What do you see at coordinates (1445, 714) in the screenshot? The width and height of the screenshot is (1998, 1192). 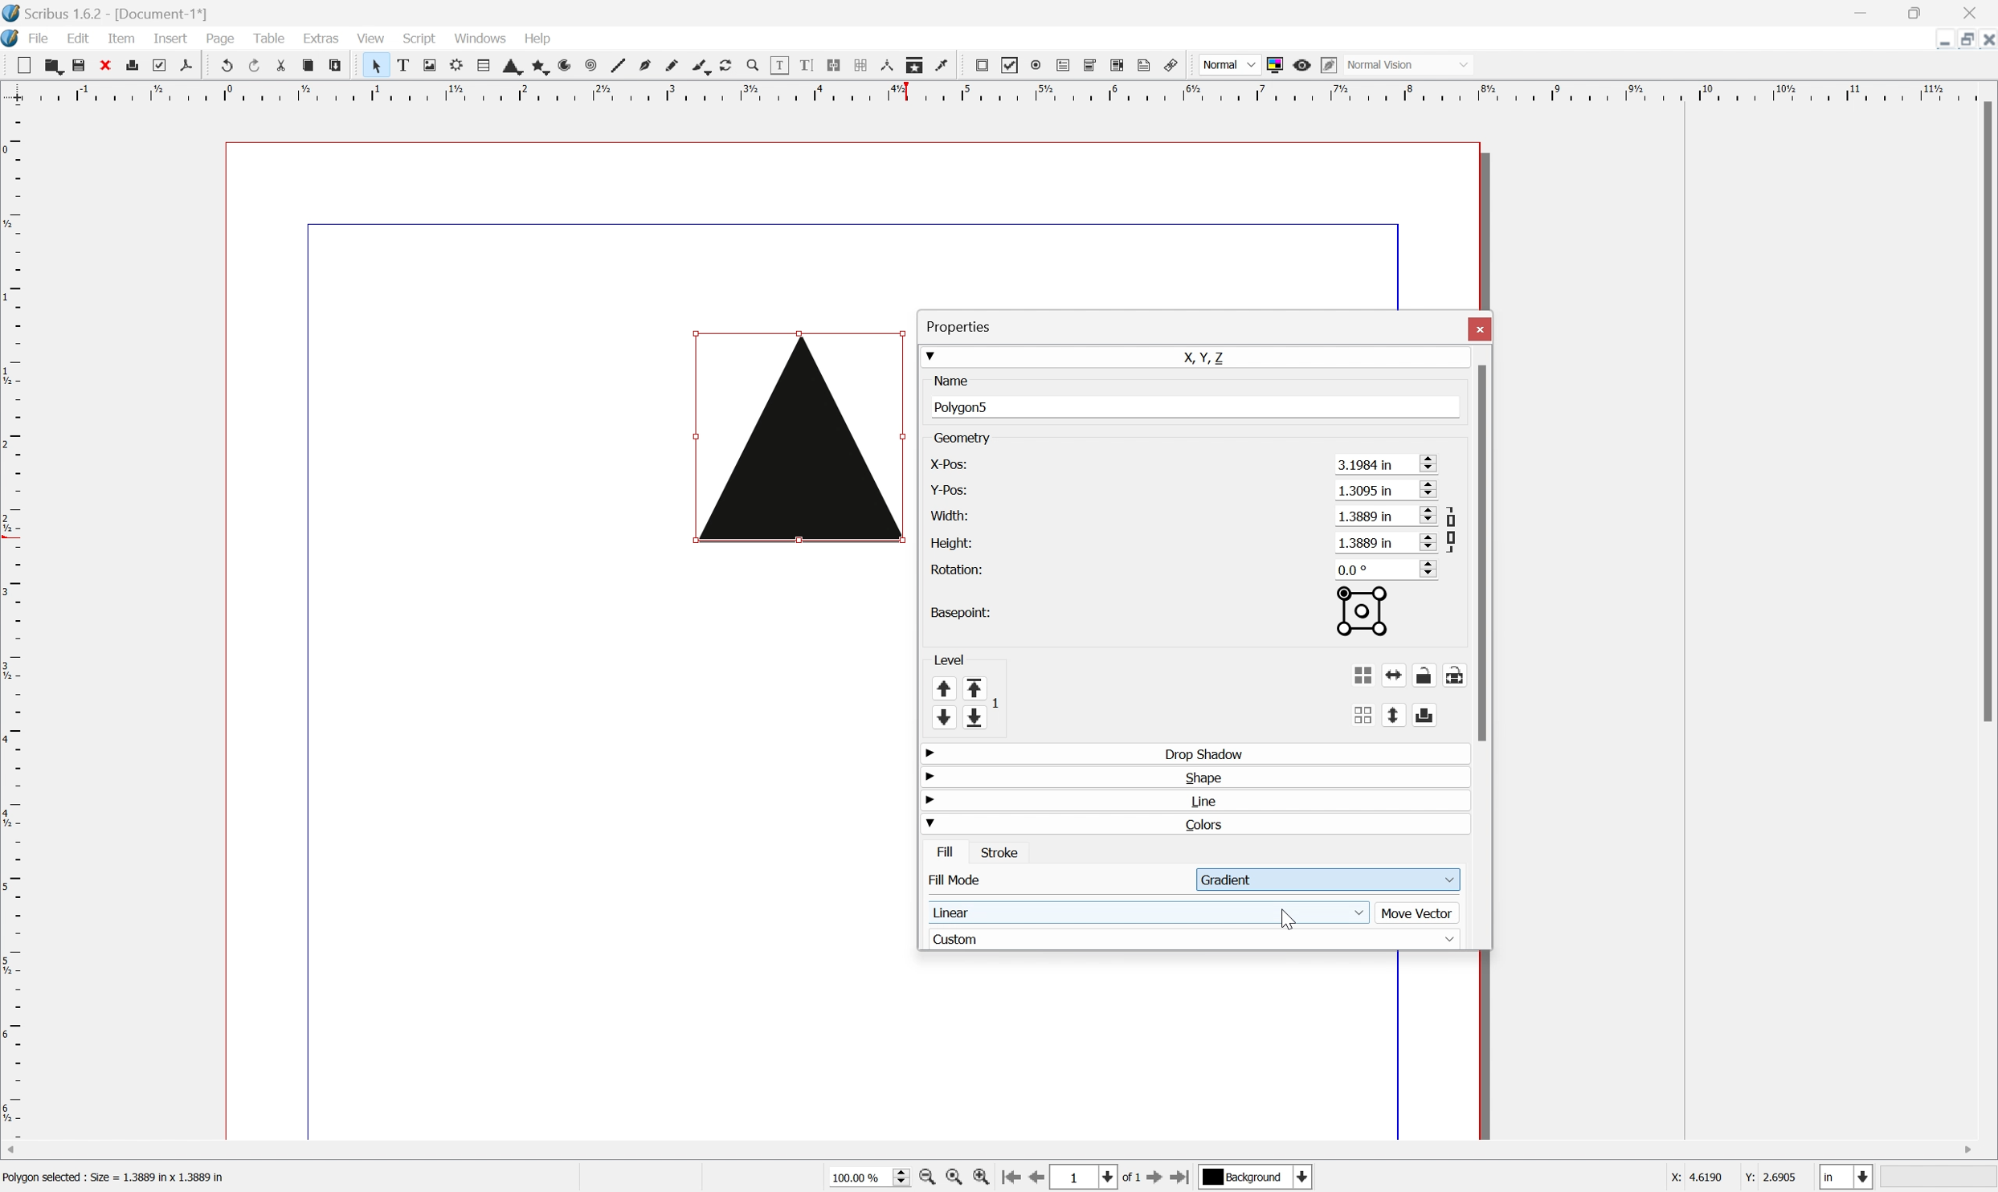 I see `Enable disable exporting objects` at bounding box center [1445, 714].